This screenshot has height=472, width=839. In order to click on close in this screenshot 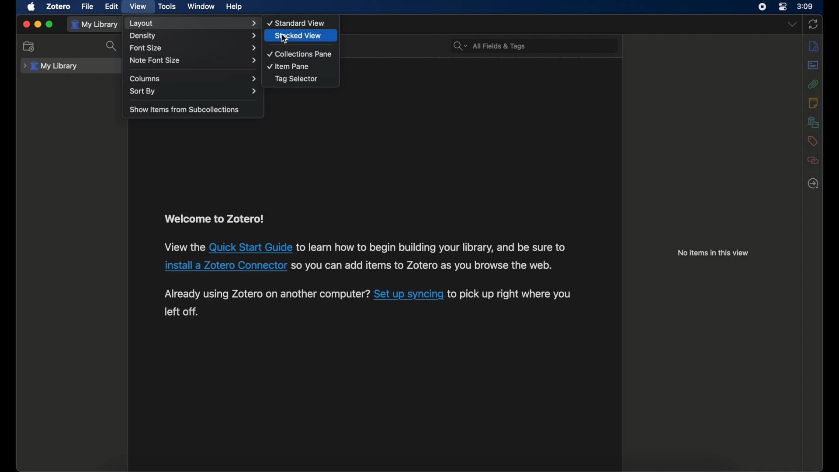, I will do `click(26, 24)`.